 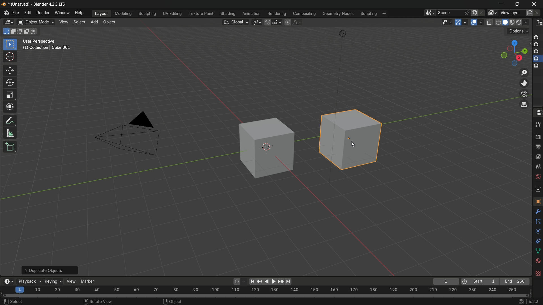 What do you see at coordinates (481, 12) in the screenshot?
I see `delete scene` at bounding box center [481, 12].